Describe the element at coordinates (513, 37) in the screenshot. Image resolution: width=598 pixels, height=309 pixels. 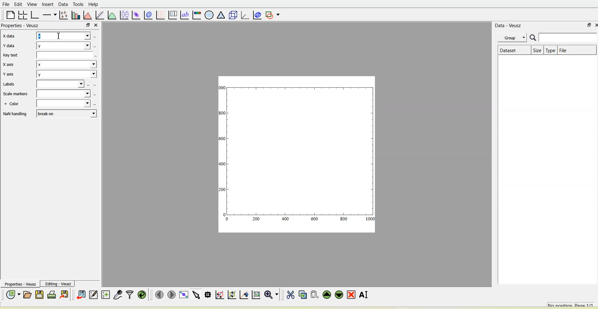
I see `Group` at that location.